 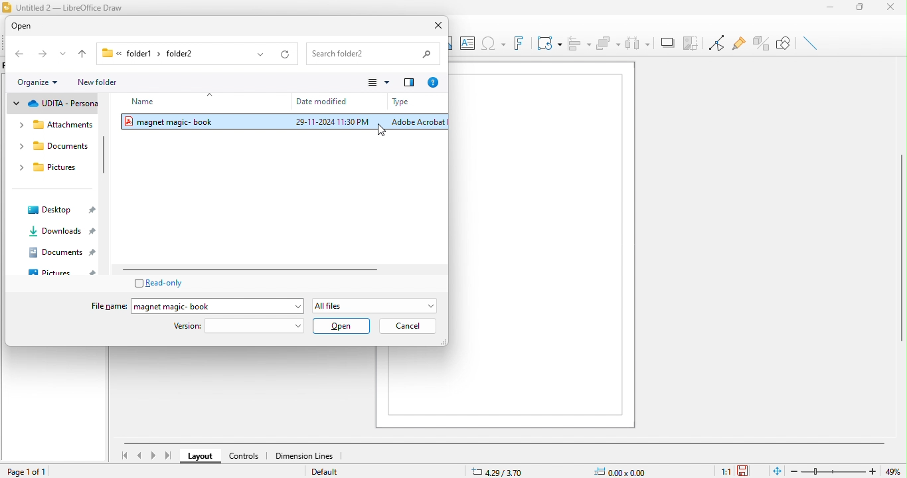 I want to click on arrange, so click(x=610, y=42).